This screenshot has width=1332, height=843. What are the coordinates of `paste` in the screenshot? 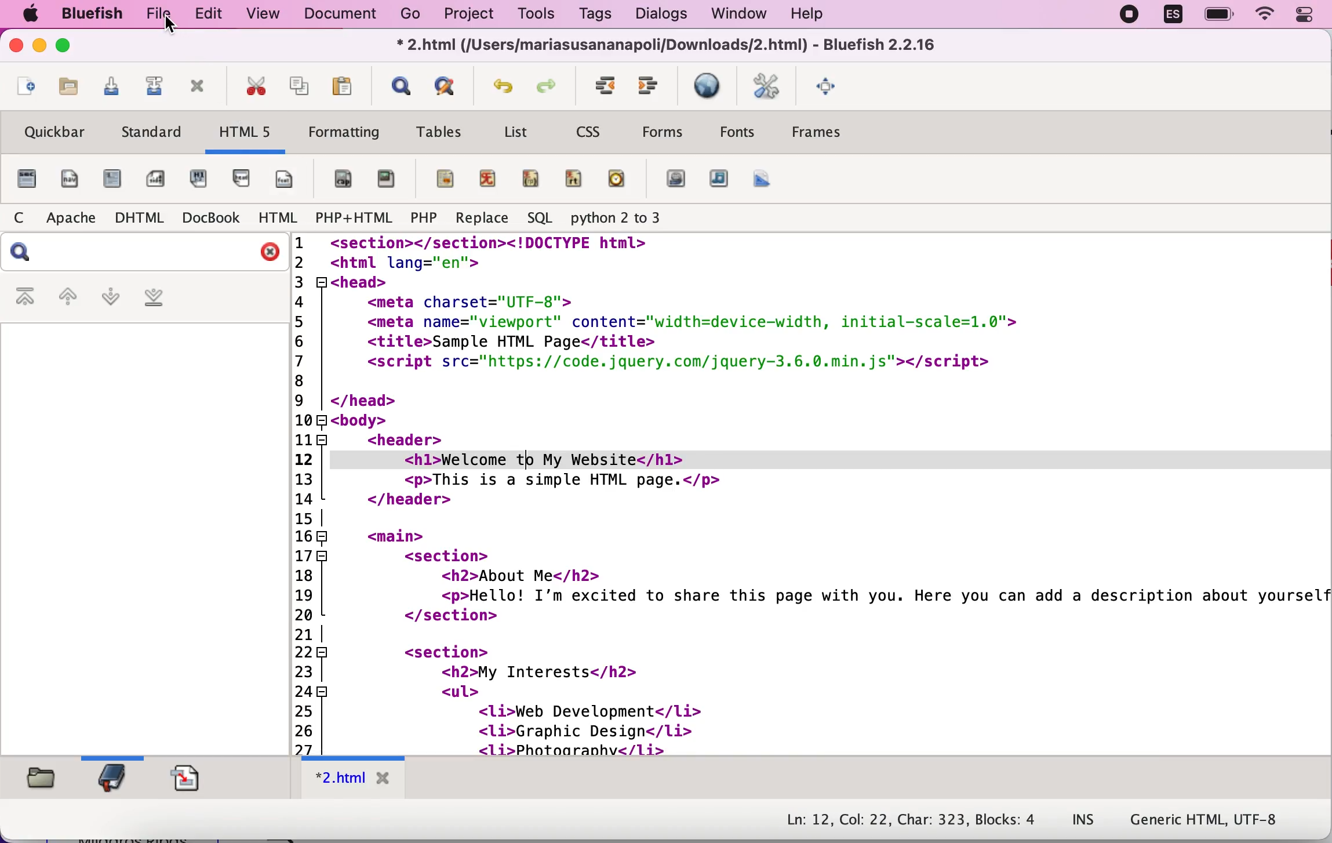 It's located at (346, 83).